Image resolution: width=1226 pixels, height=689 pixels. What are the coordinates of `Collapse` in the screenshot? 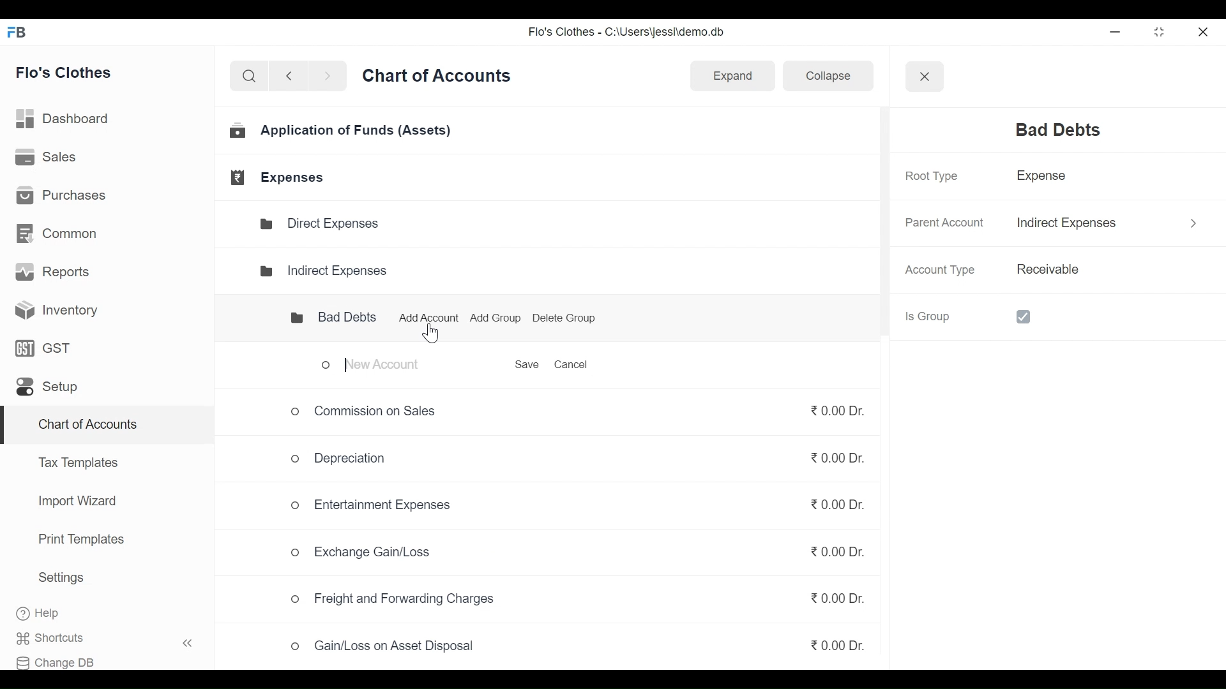 It's located at (822, 78).